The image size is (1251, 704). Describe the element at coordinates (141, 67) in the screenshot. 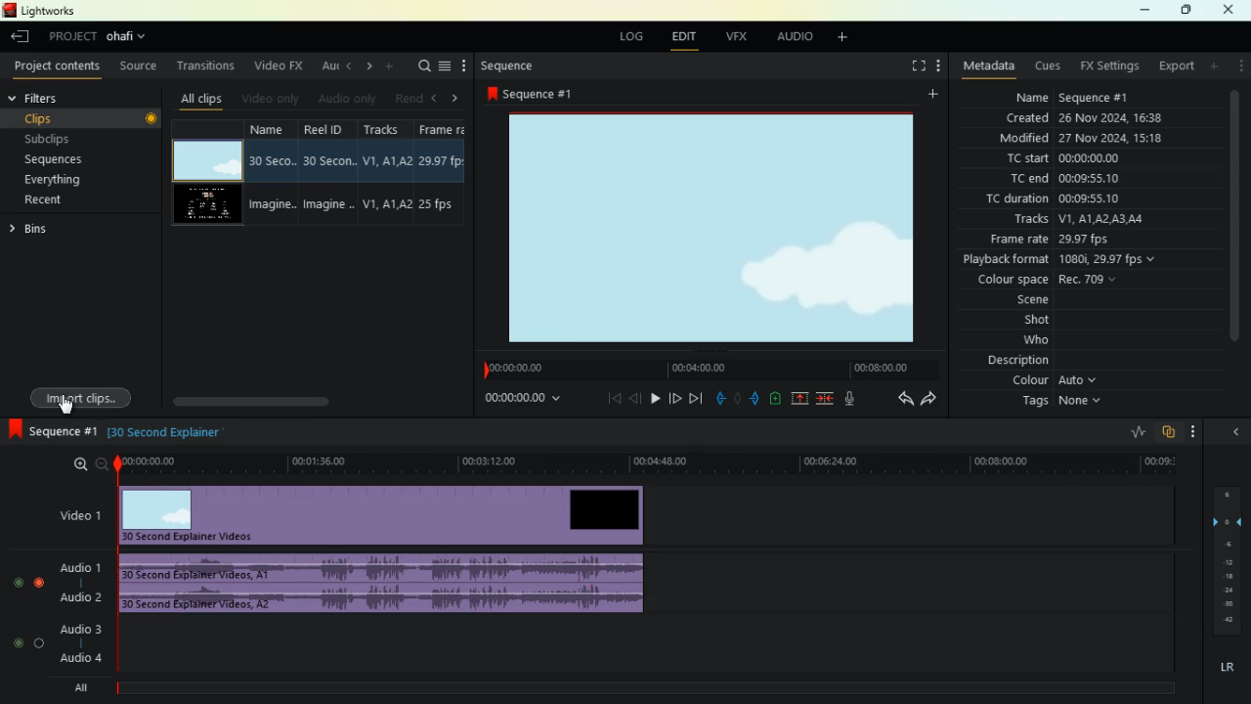

I see `source` at that location.